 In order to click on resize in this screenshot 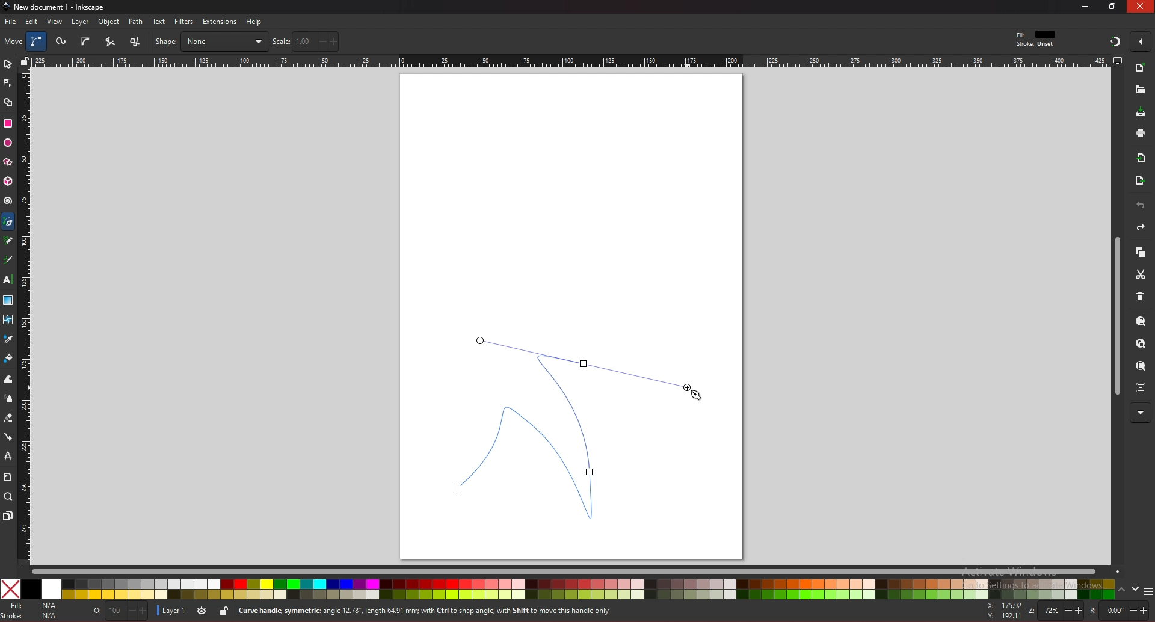, I will do `click(1114, 6)`.